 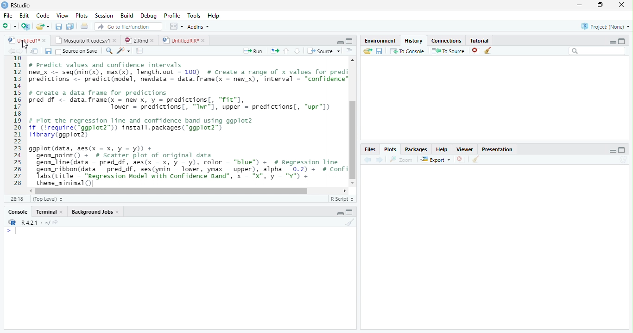 What do you see at coordinates (447, 52) in the screenshot?
I see `To Source` at bounding box center [447, 52].